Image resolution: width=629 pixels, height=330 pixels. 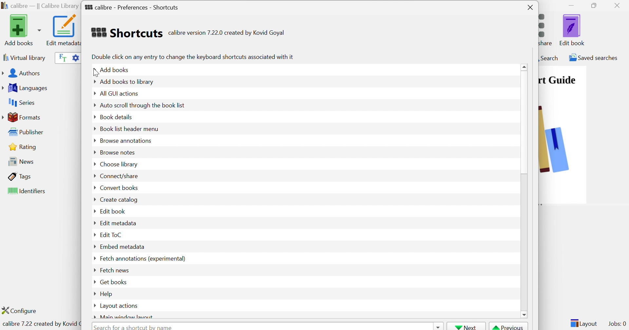 What do you see at coordinates (94, 141) in the screenshot?
I see `Drop Down` at bounding box center [94, 141].